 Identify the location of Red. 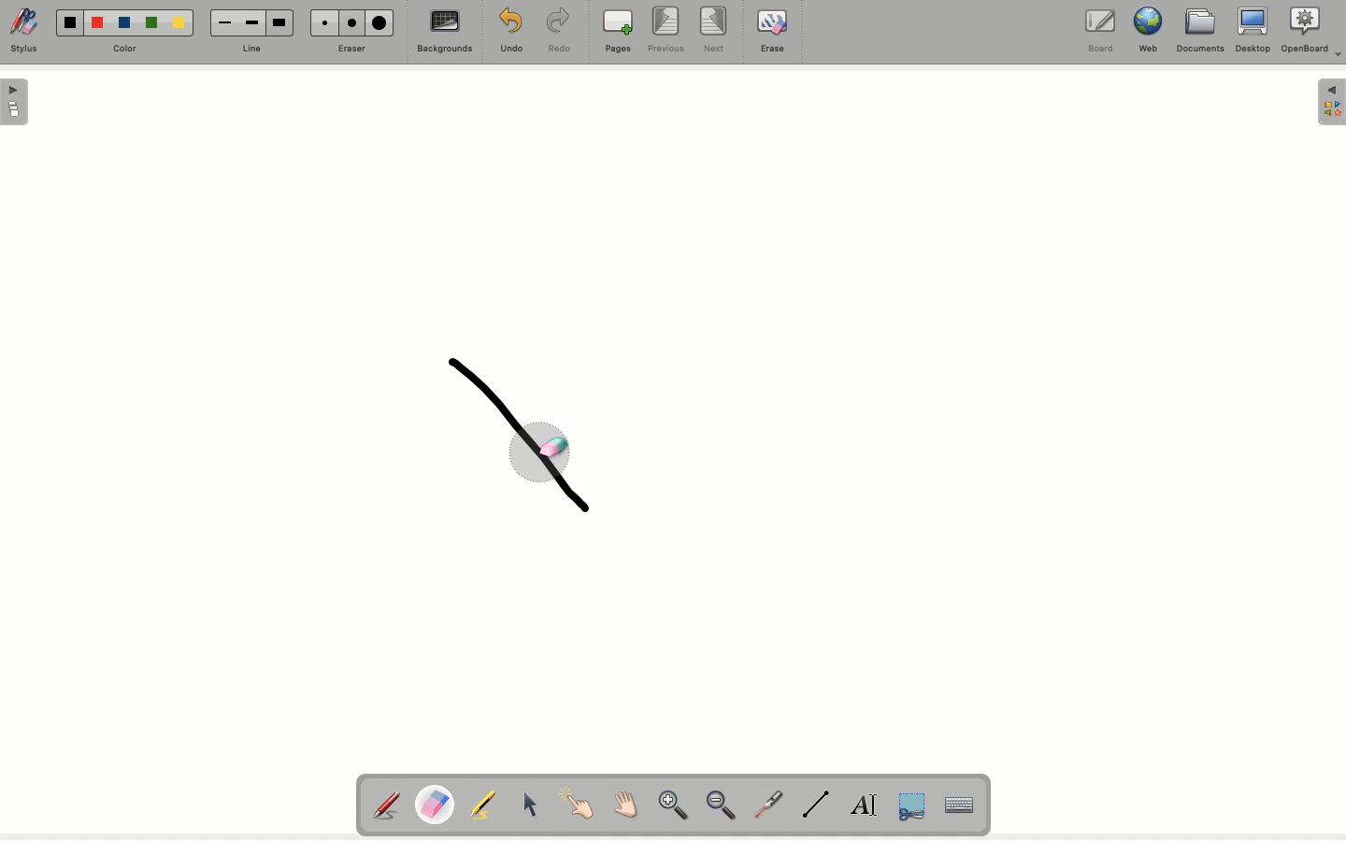
(98, 25).